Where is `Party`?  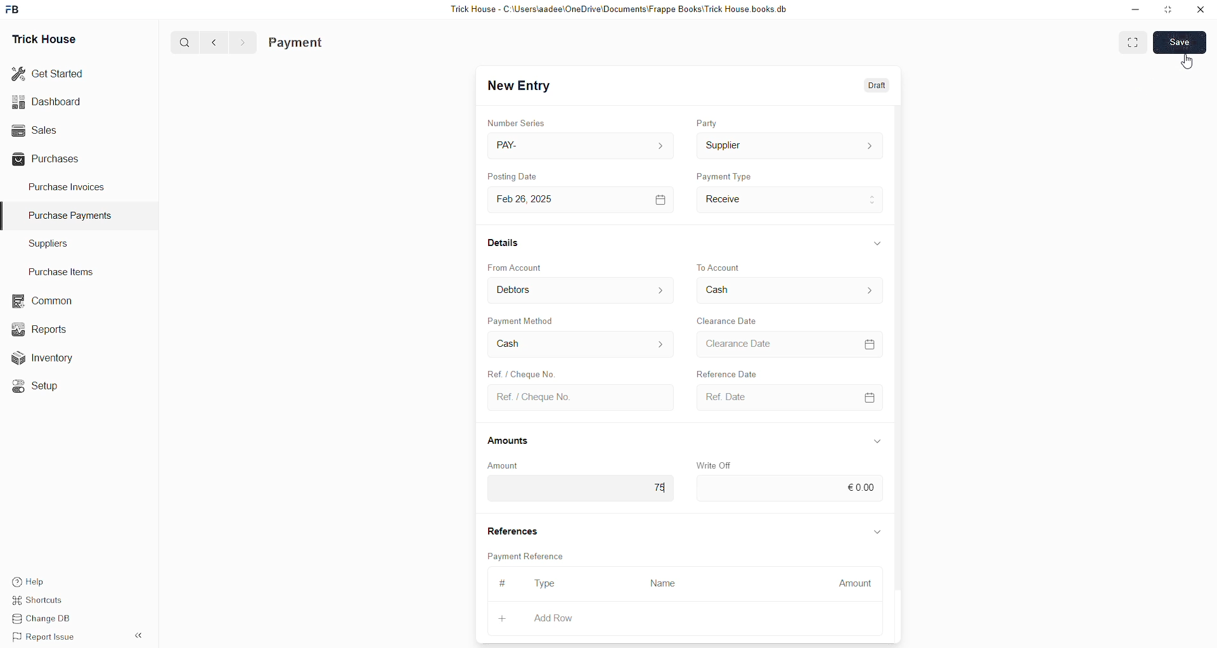 Party is located at coordinates (708, 124).